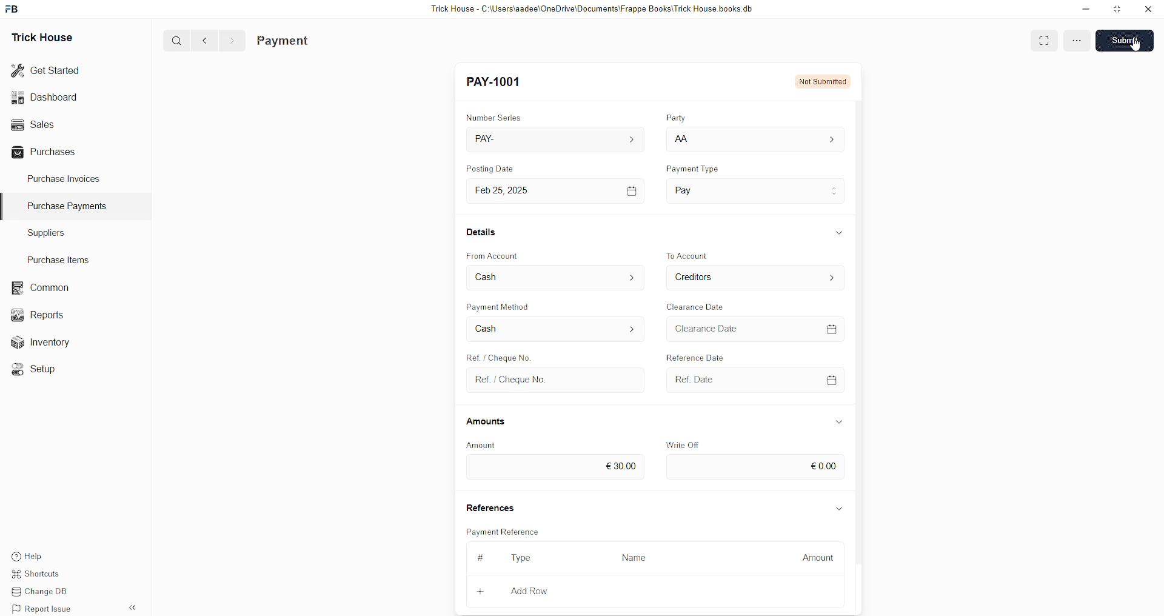 The width and height of the screenshot is (1164, 616). What do you see at coordinates (697, 355) in the screenshot?
I see `Reference Date` at bounding box center [697, 355].